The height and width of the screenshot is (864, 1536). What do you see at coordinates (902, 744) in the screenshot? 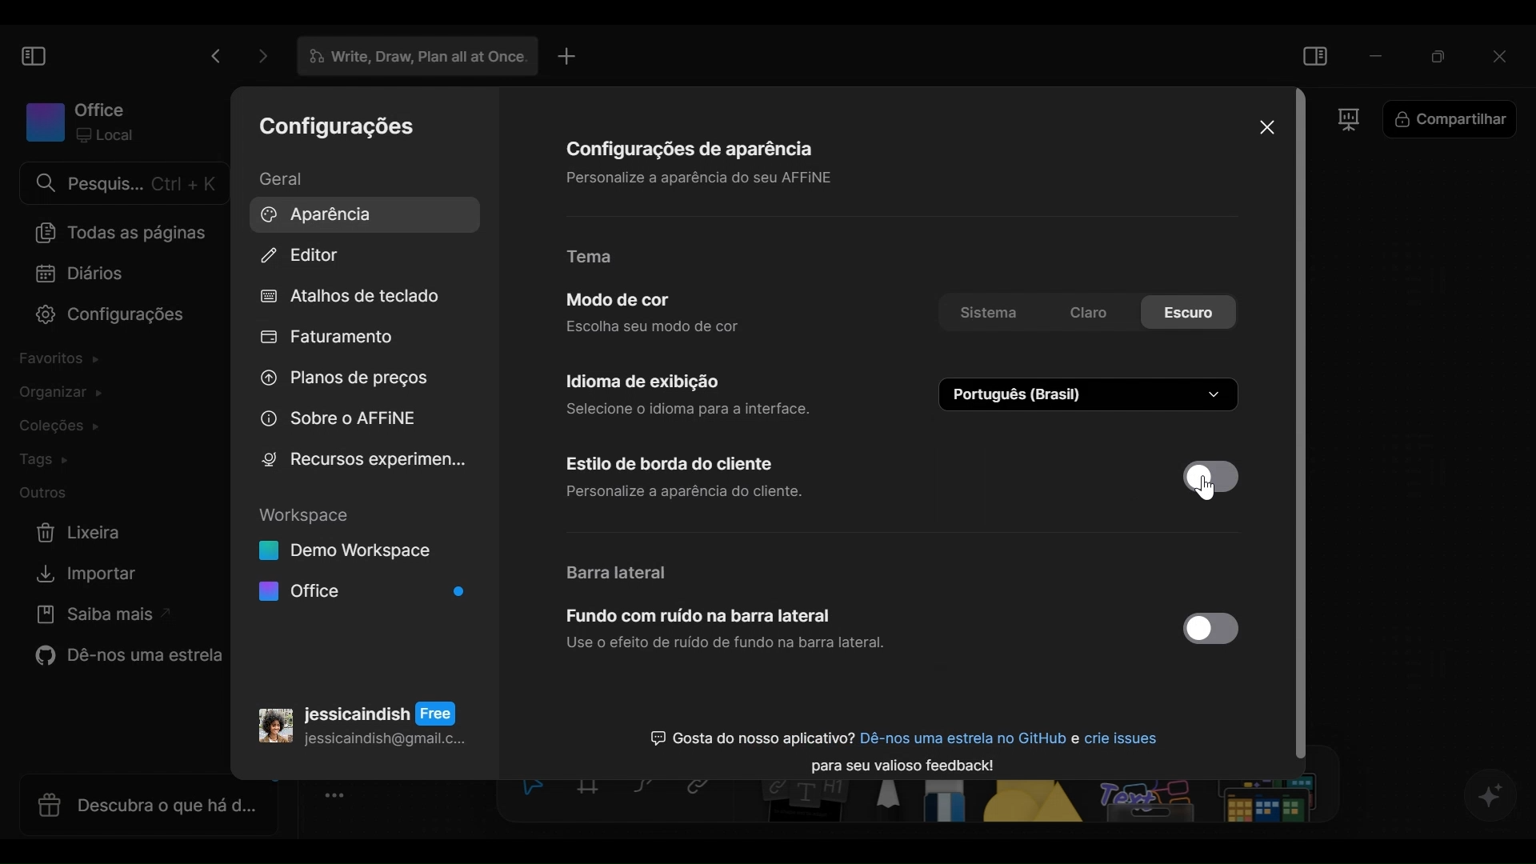
I see `text` at bounding box center [902, 744].